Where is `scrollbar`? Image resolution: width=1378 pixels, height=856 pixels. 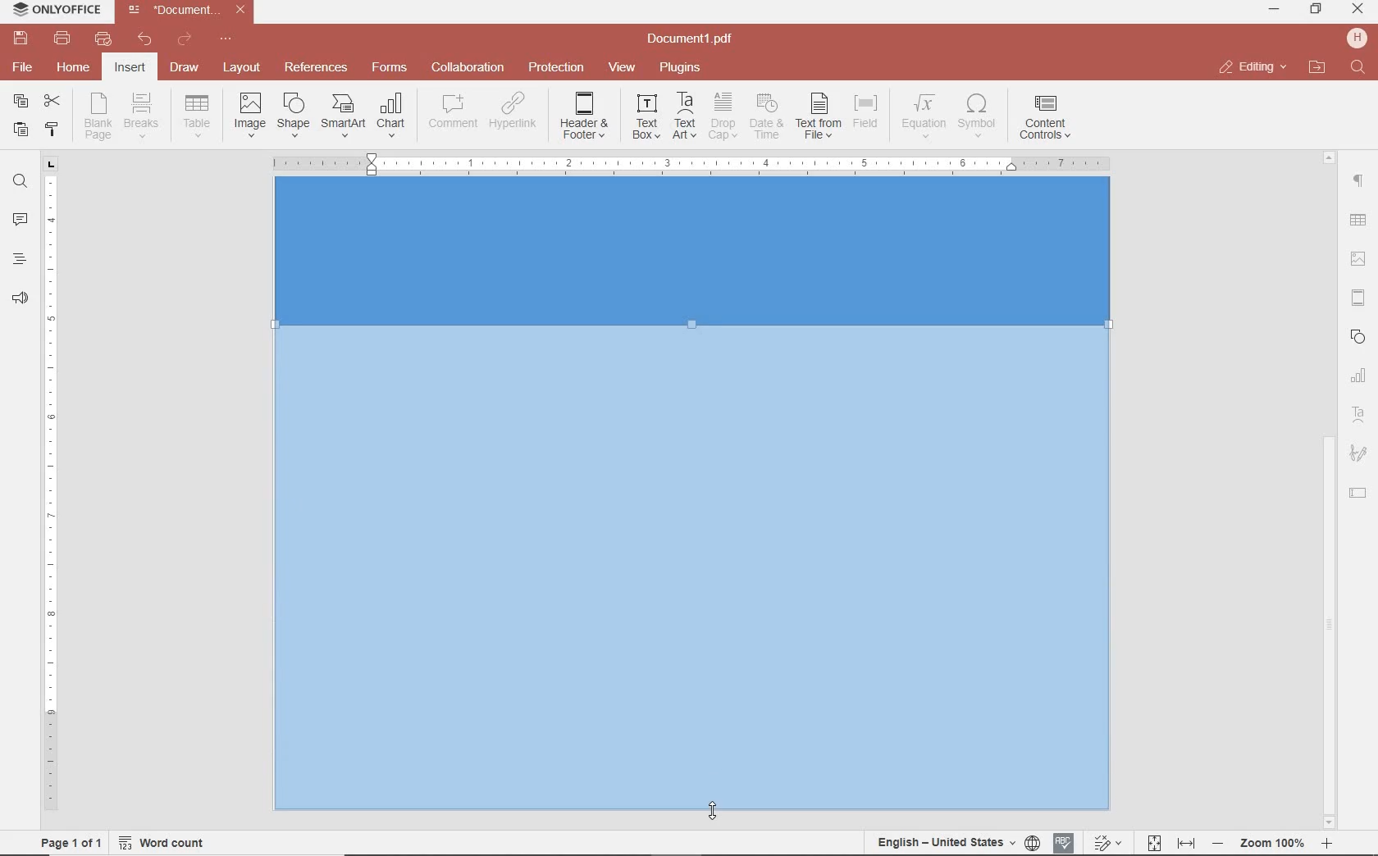 scrollbar is located at coordinates (1330, 624).